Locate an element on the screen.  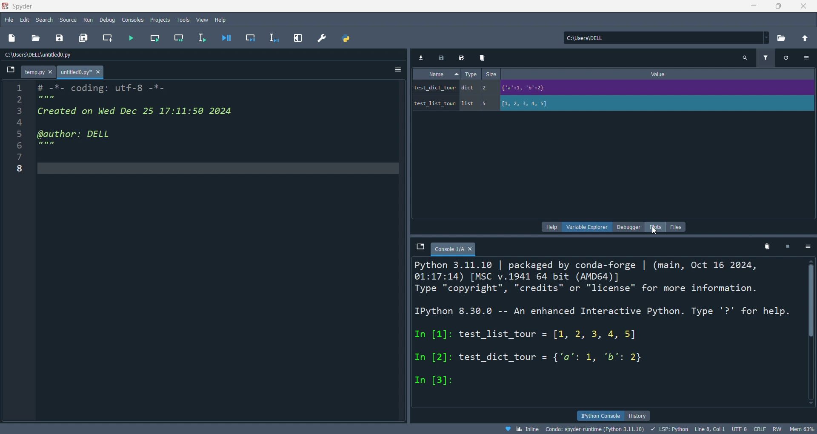
maximize/restore is located at coordinates (778, 6).